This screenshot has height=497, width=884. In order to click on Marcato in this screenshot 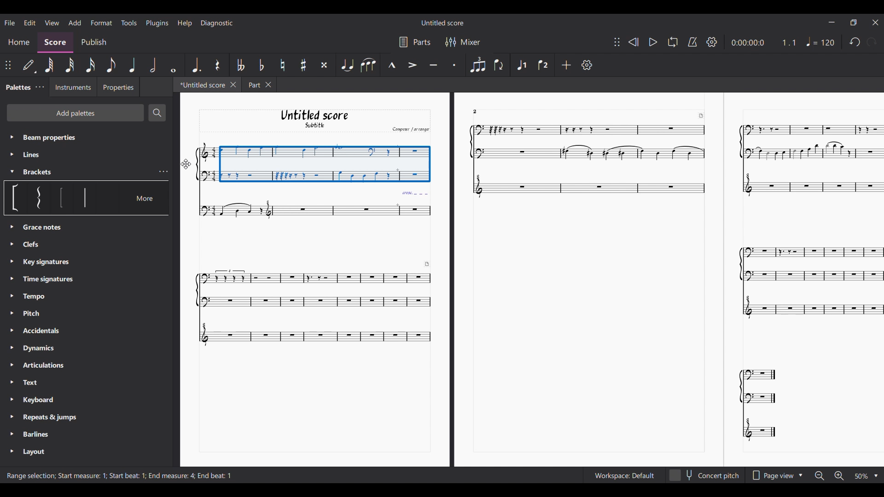, I will do `click(391, 65)`.